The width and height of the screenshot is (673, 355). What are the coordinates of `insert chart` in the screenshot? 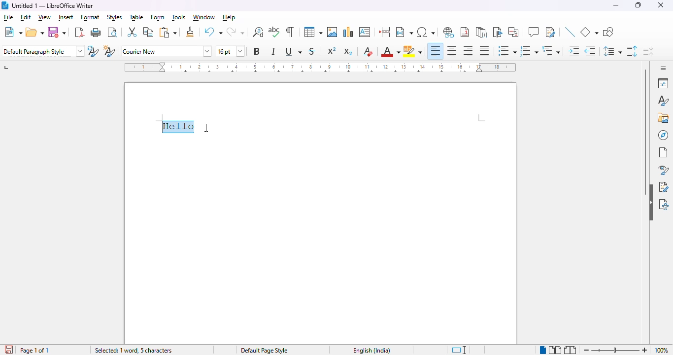 It's located at (348, 32).